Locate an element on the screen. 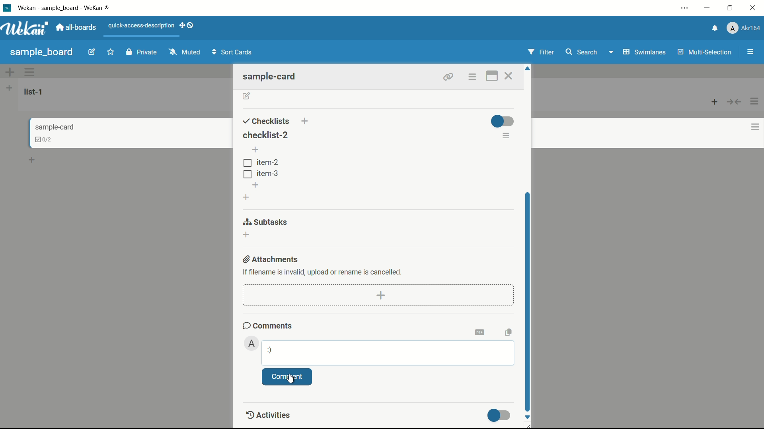 This screenshot has height=429, width=764. swimlanes is located at coordinates (644, 52).